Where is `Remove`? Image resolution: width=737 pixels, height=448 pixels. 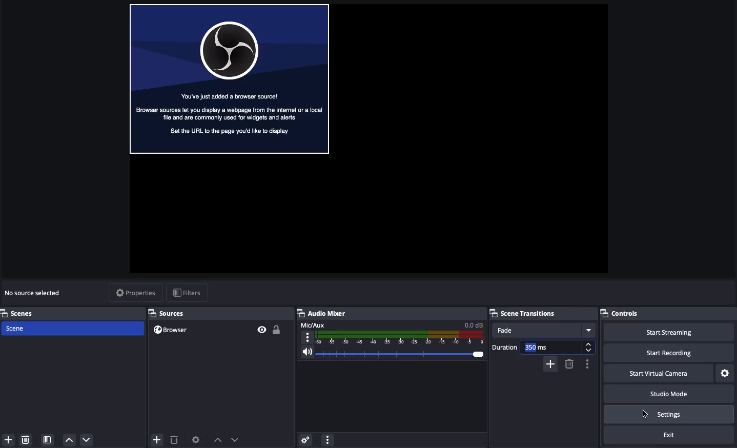 Remove is located at coordinates (569, 364).